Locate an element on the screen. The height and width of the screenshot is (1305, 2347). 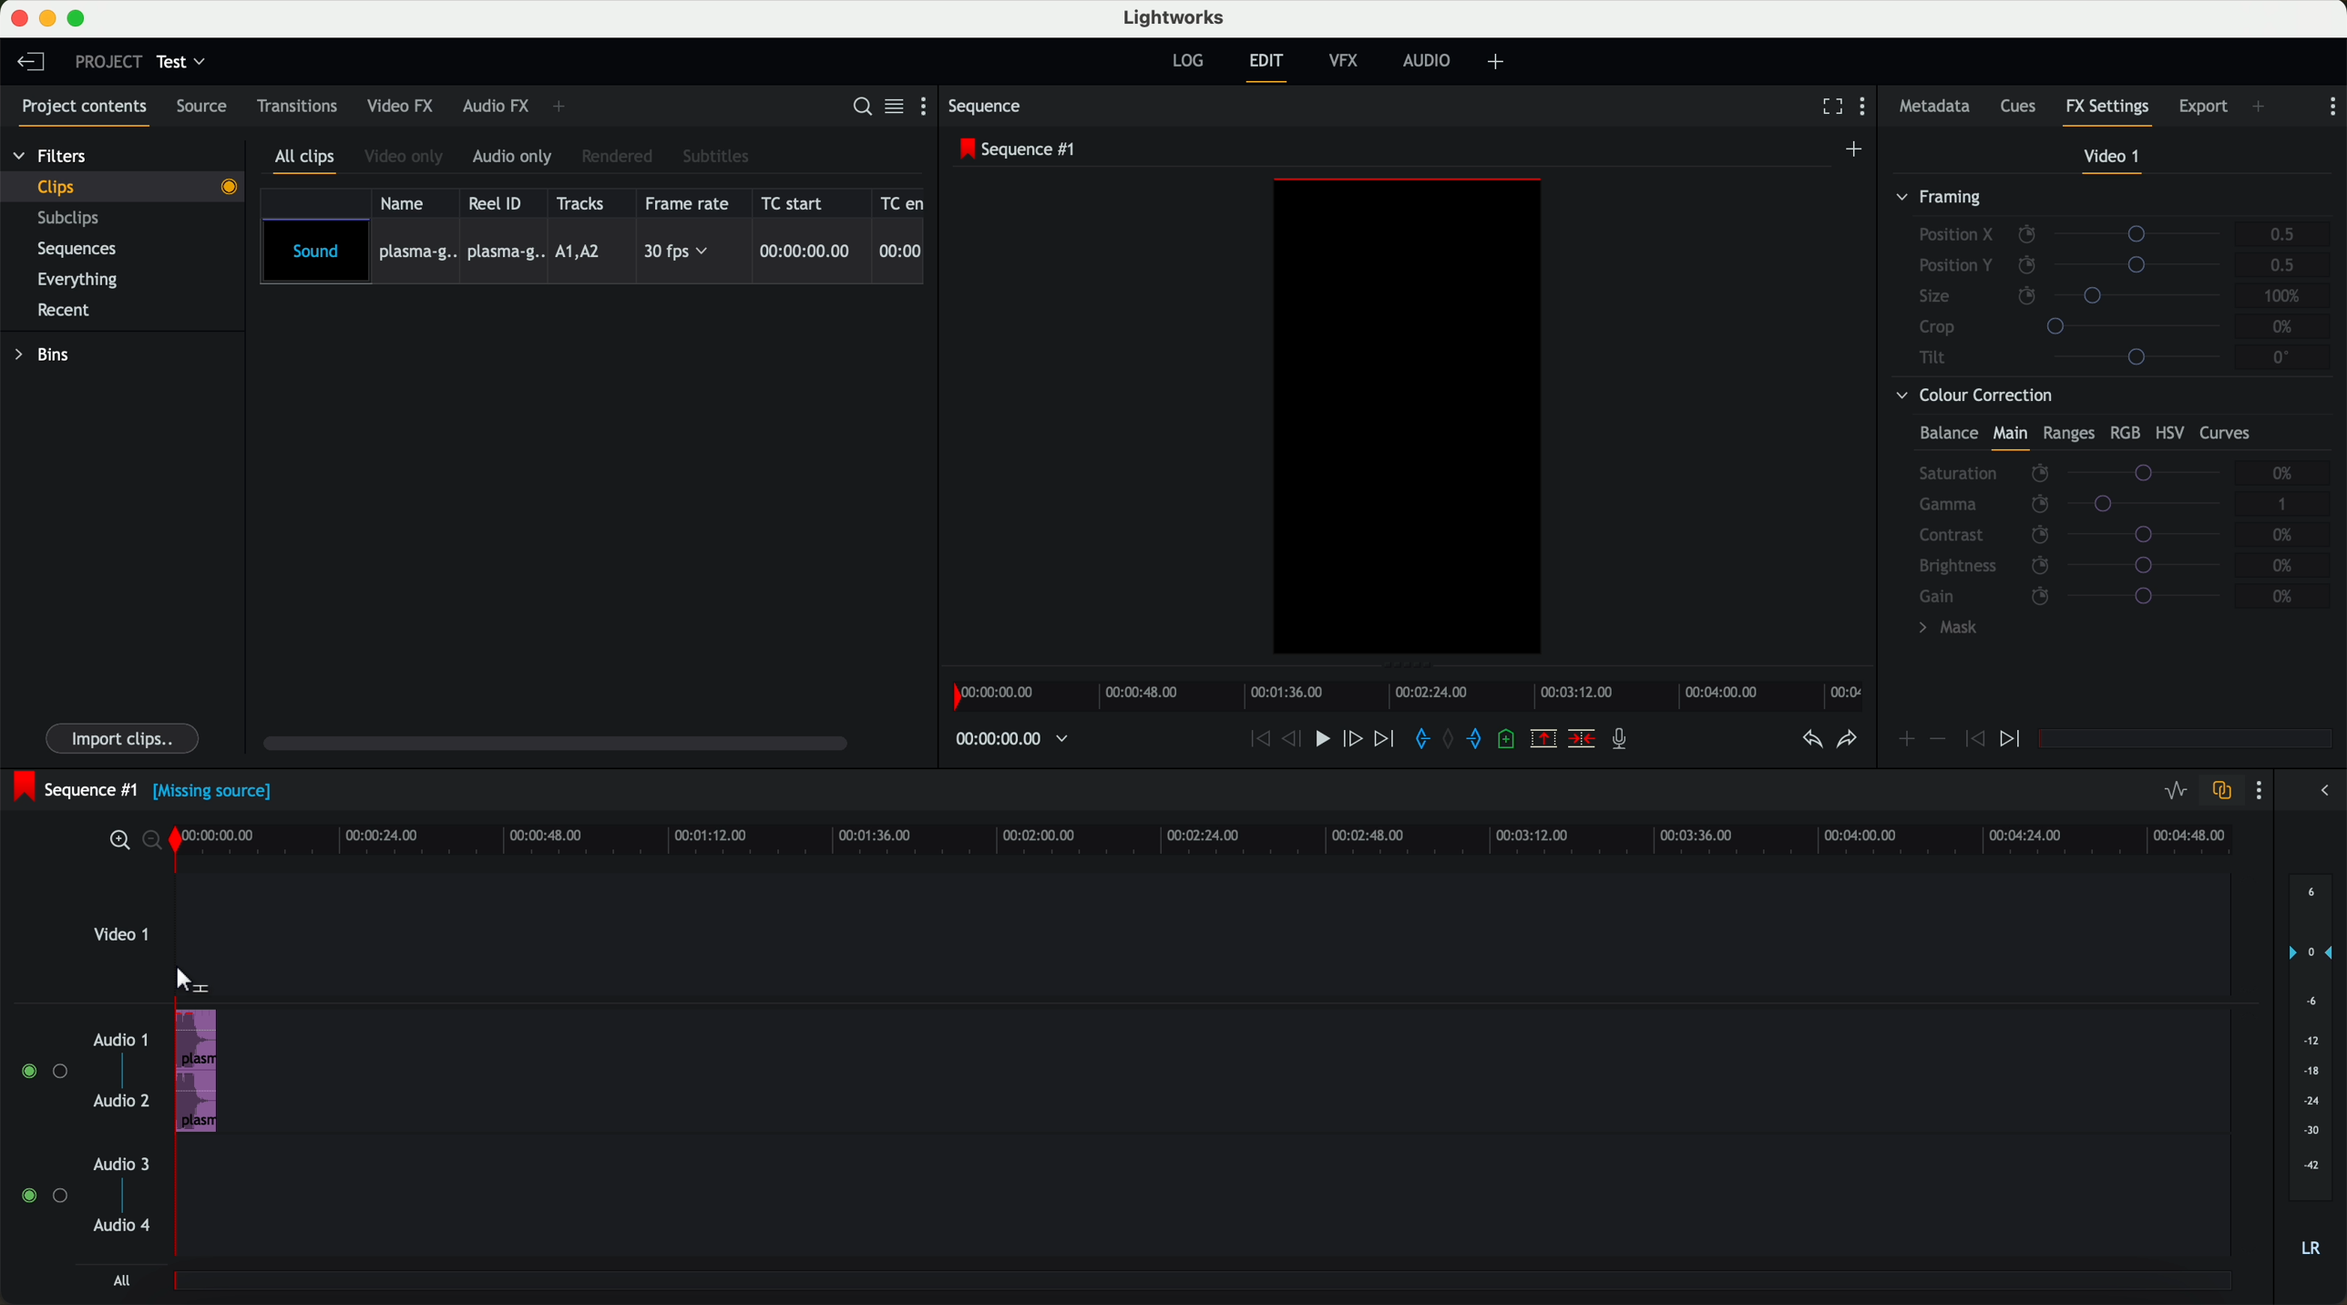
move foward is located at coordinates (1387, 740).